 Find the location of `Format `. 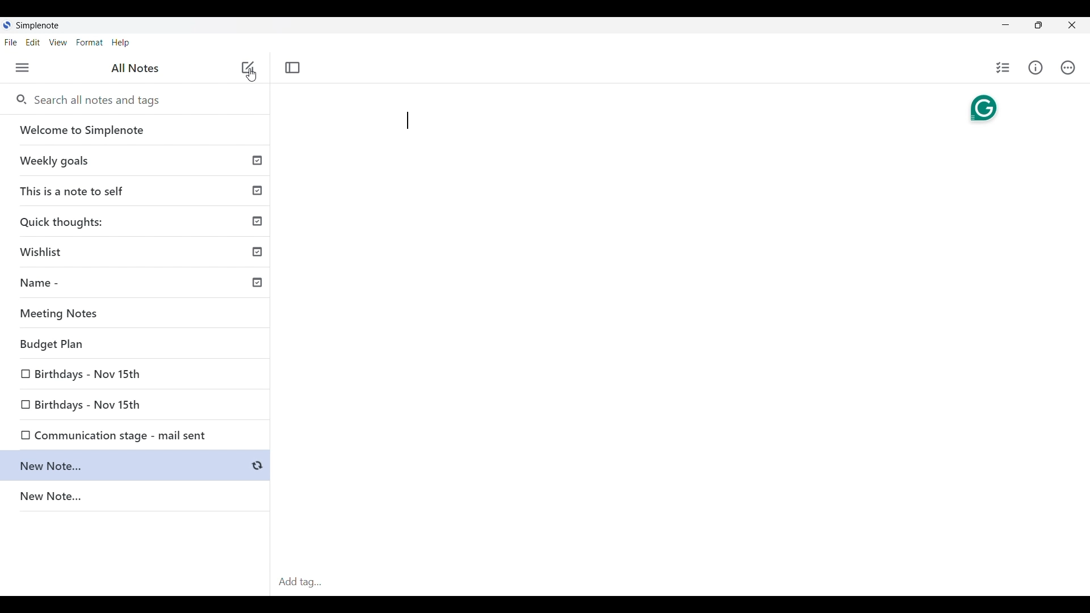

Format  is located at coordinates (90, 43).